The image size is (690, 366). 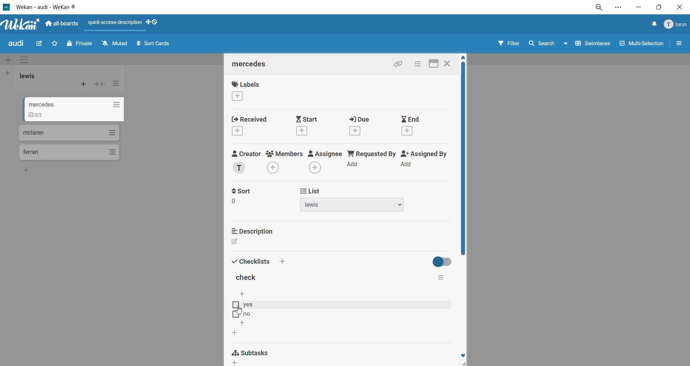 I want to click on checklist option, so click(x=337, y=304).